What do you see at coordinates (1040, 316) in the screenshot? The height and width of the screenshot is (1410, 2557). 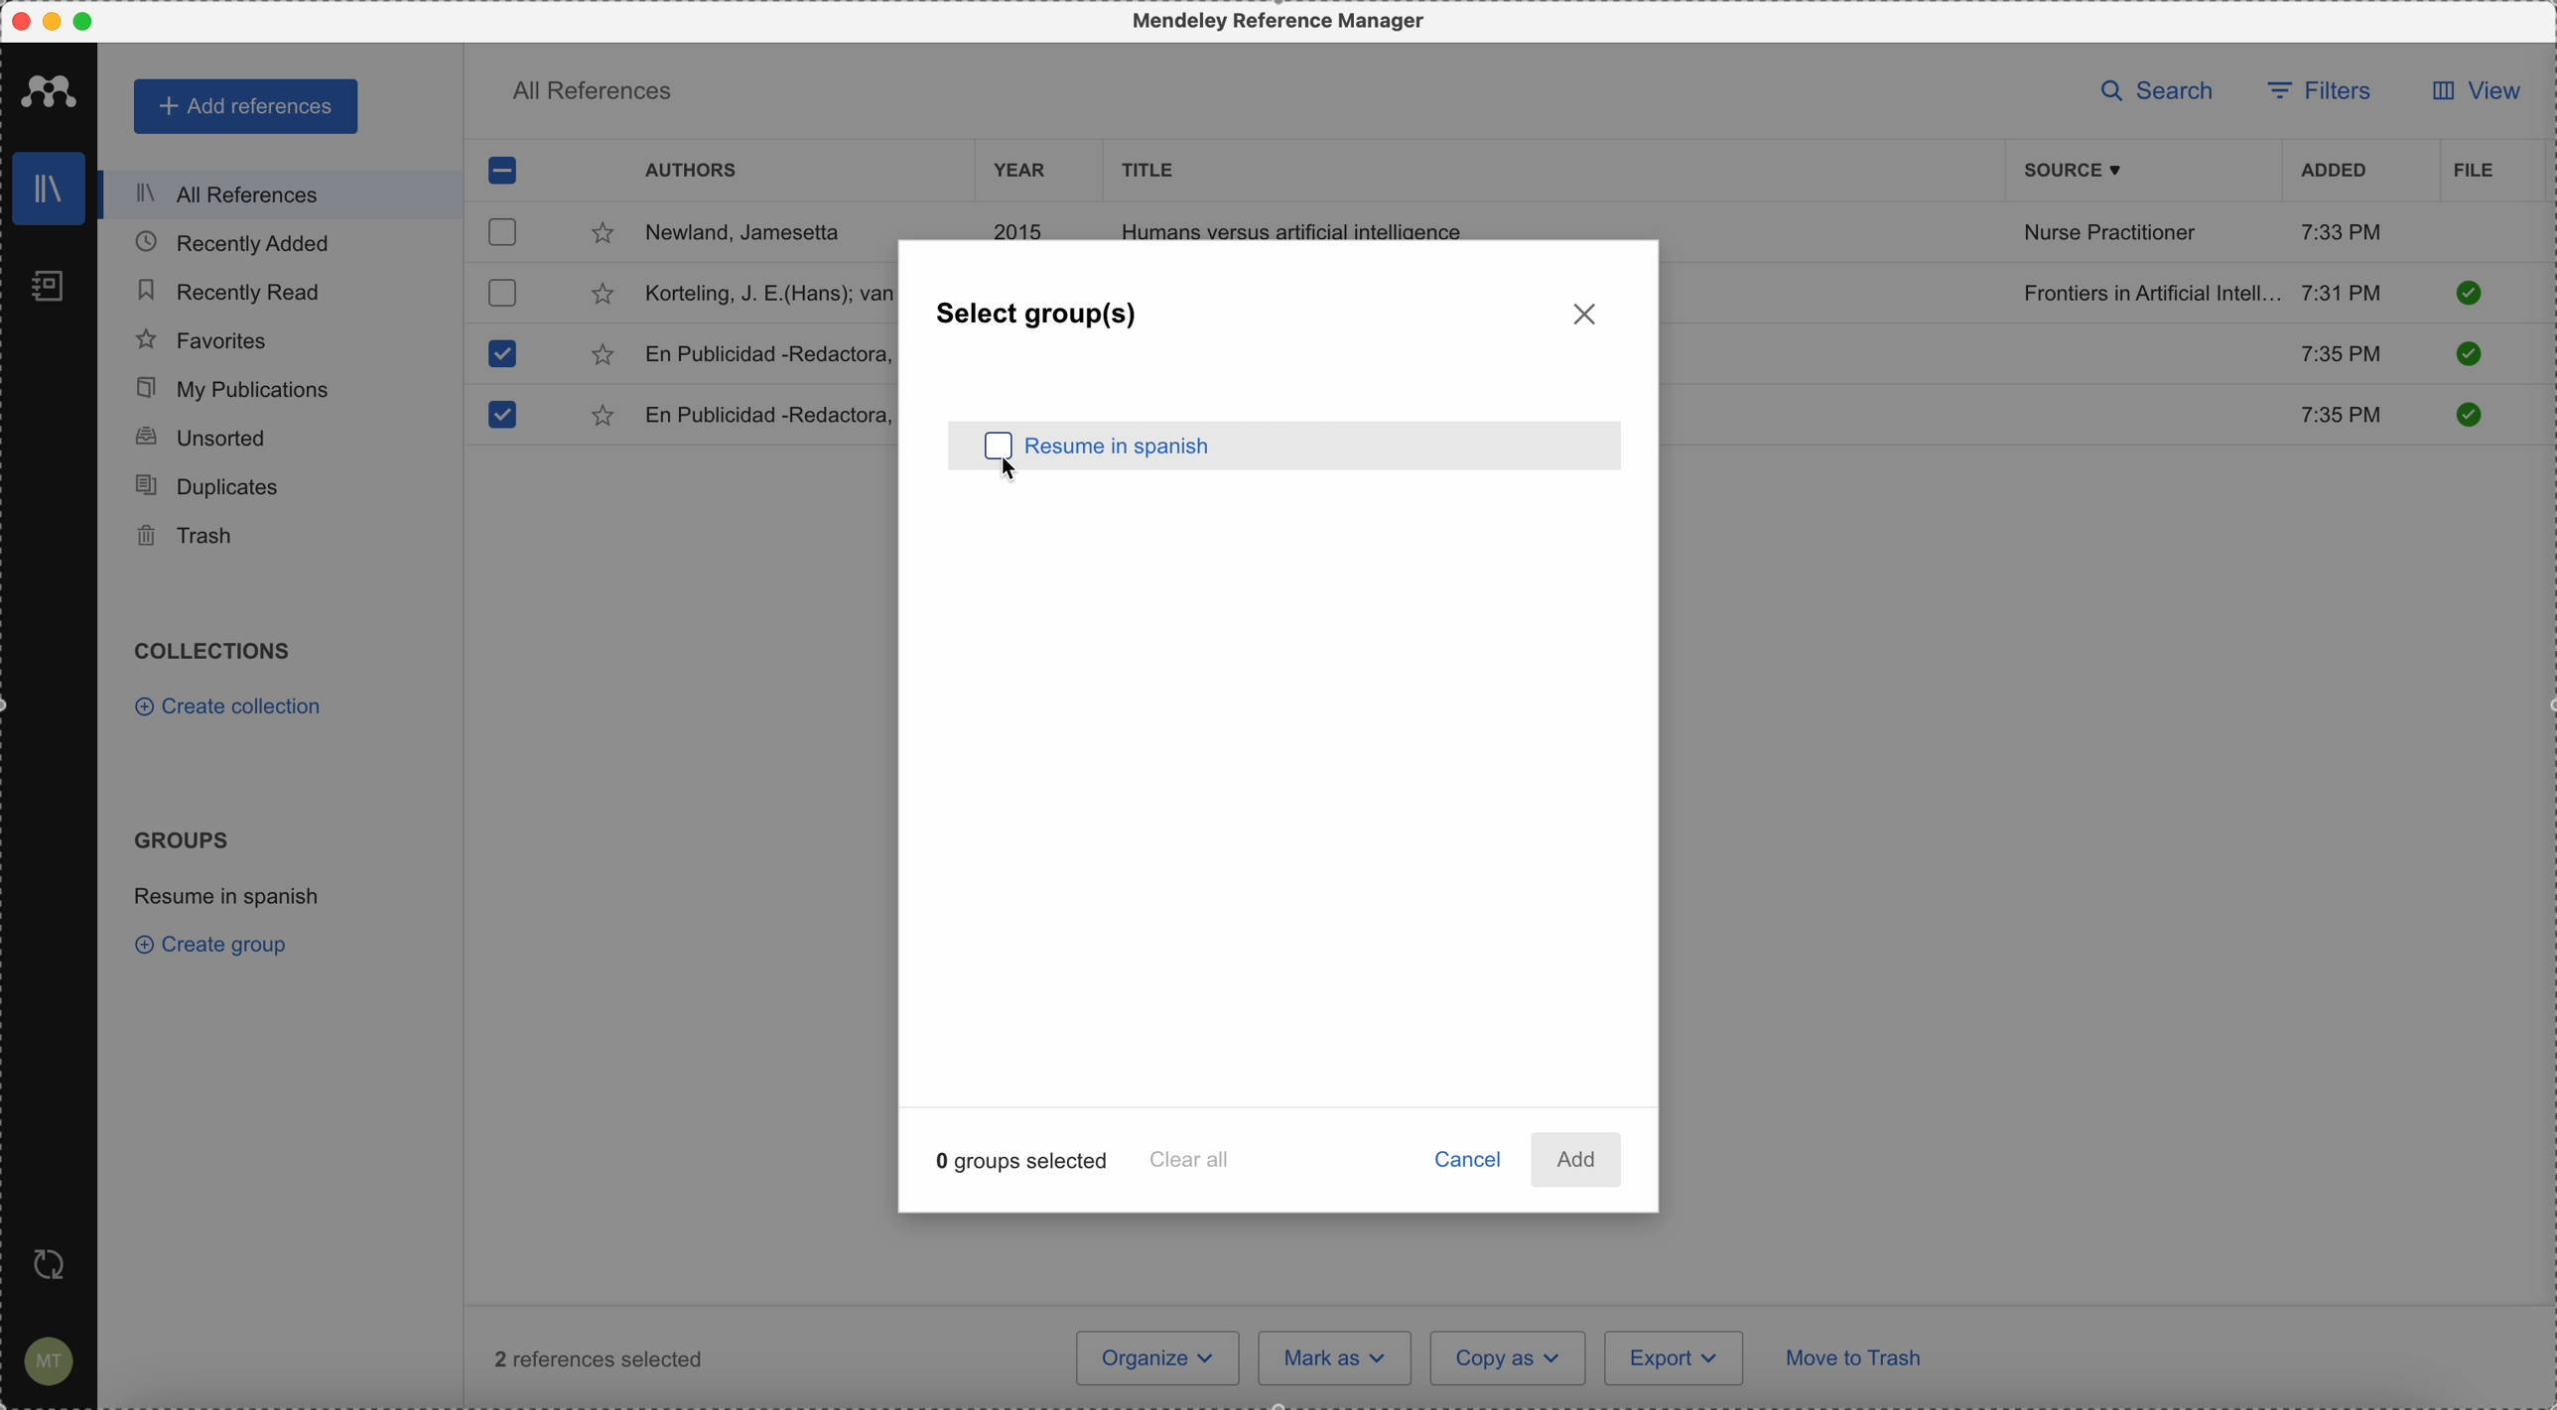 I see `select group ` at bounding box center [1040, 316].